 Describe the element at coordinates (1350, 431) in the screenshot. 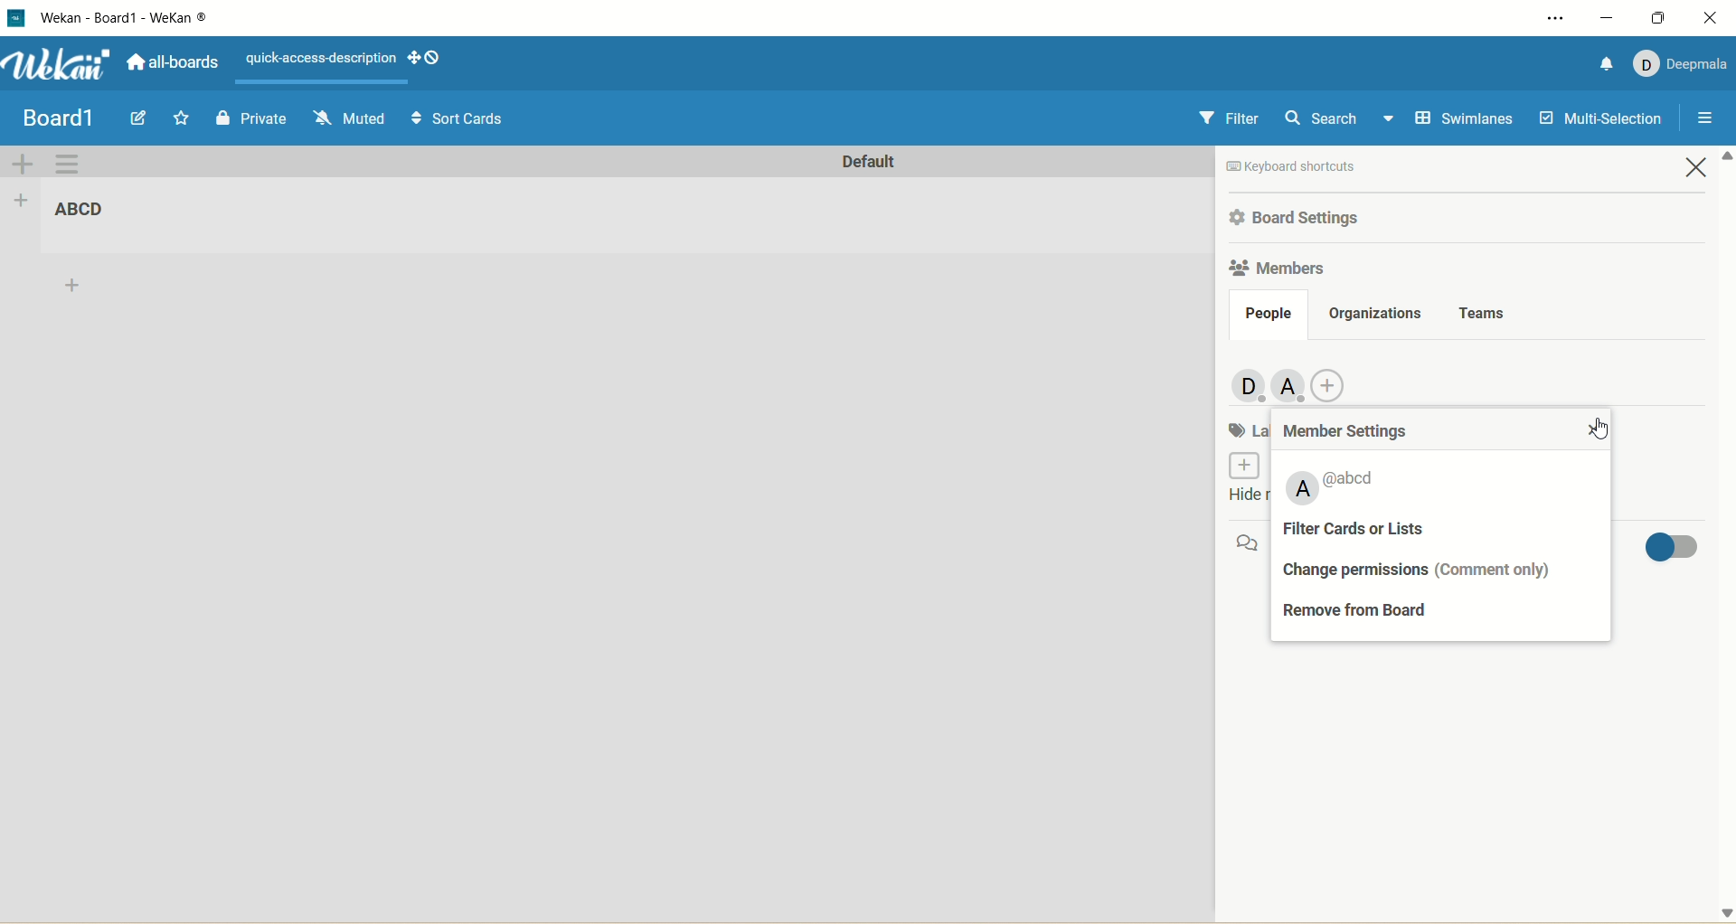

I see `member settings` at that location.